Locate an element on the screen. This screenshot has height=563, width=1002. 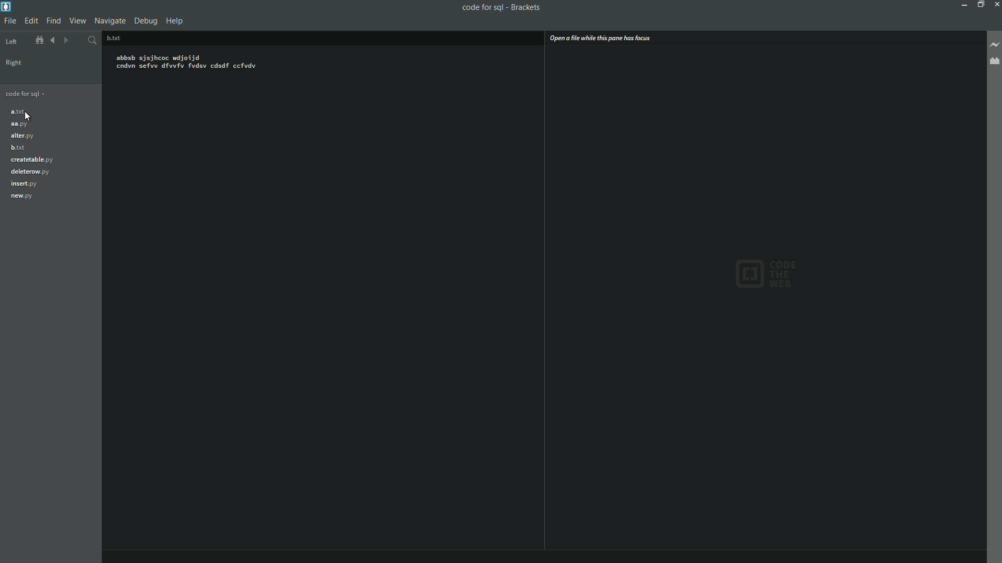
Right is located at coordinates (14, 63).